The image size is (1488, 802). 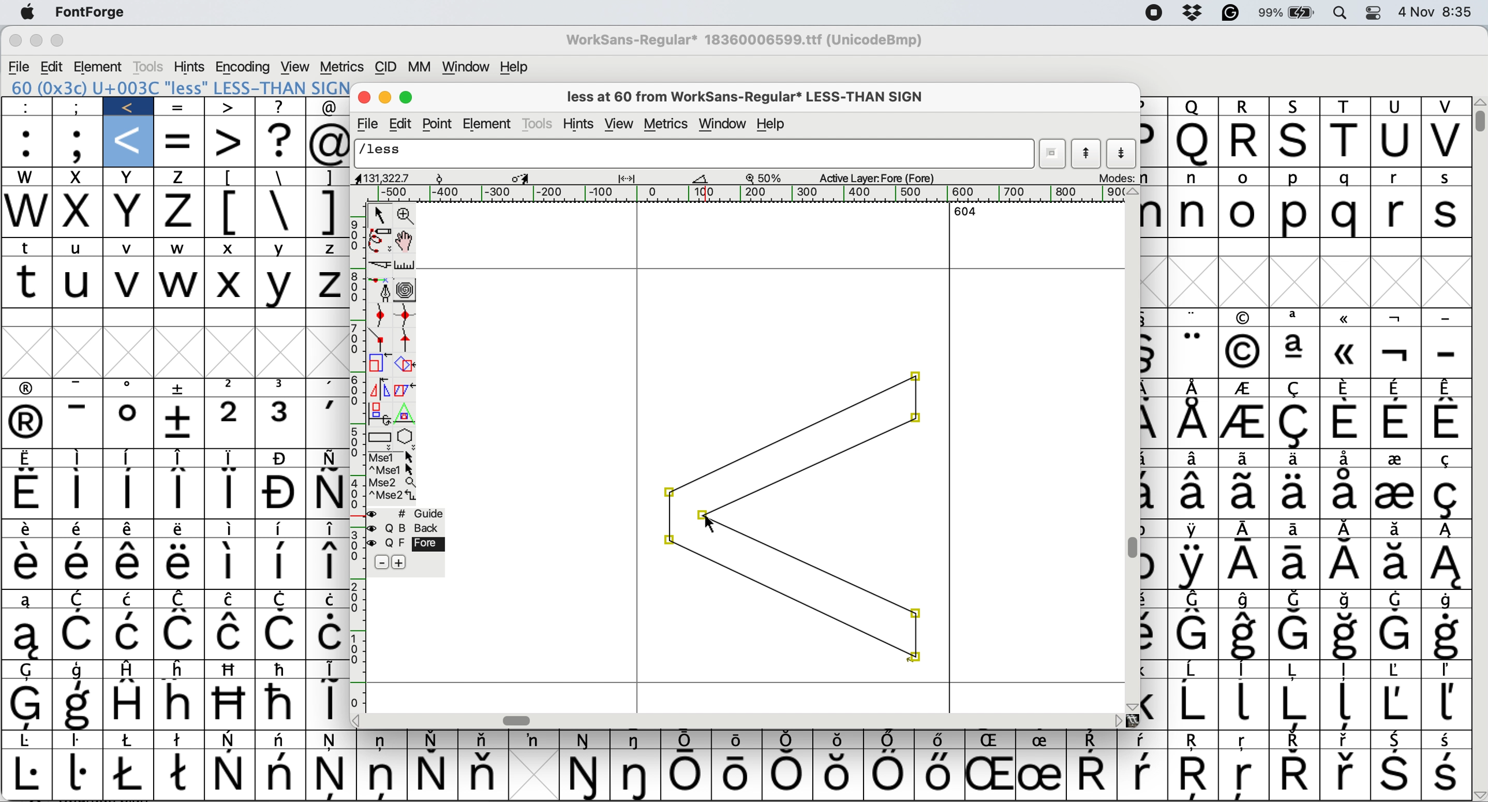 What do you see at coordinates (1295, 634) in the screenshot?
I see `Symbol` at bounding box center [1295, 634].